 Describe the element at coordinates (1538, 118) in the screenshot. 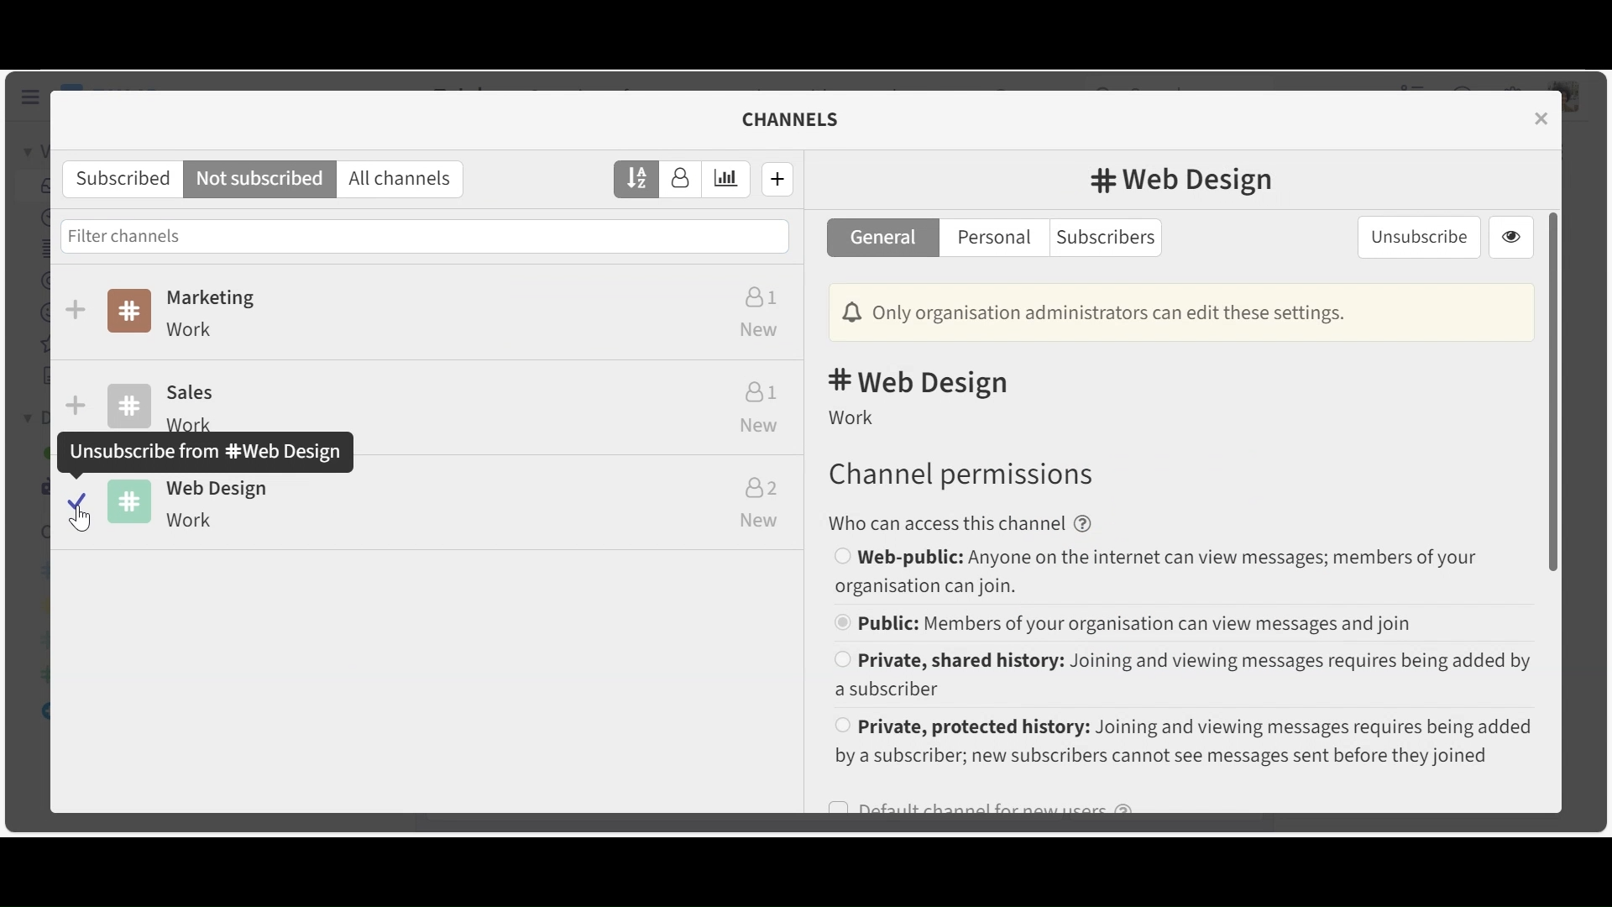

I see `Close` at that location.